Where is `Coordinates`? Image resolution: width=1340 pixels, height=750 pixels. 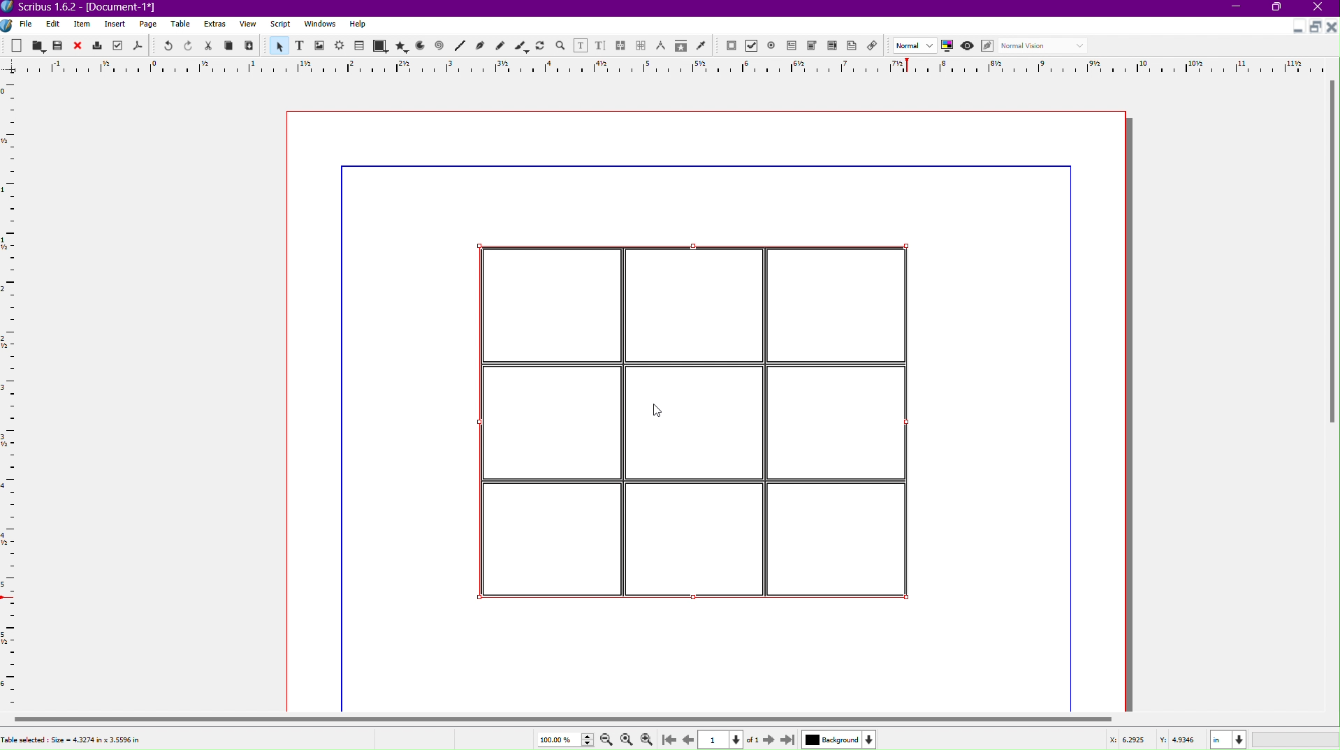 Coordinates is located at coordinates (1219, 738).